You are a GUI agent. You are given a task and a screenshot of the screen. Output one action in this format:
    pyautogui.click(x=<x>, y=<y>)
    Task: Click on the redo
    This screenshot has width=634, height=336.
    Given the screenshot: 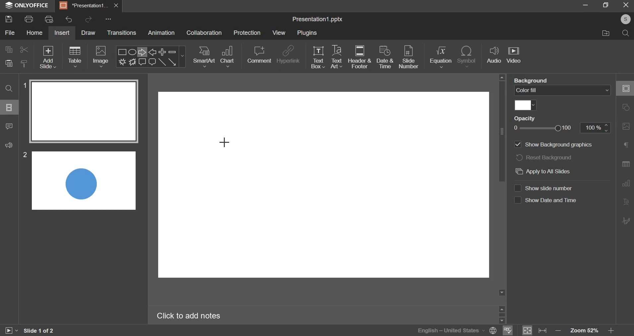 What is the action you would take?
    pyautogui.click(x=90, y=19)
    